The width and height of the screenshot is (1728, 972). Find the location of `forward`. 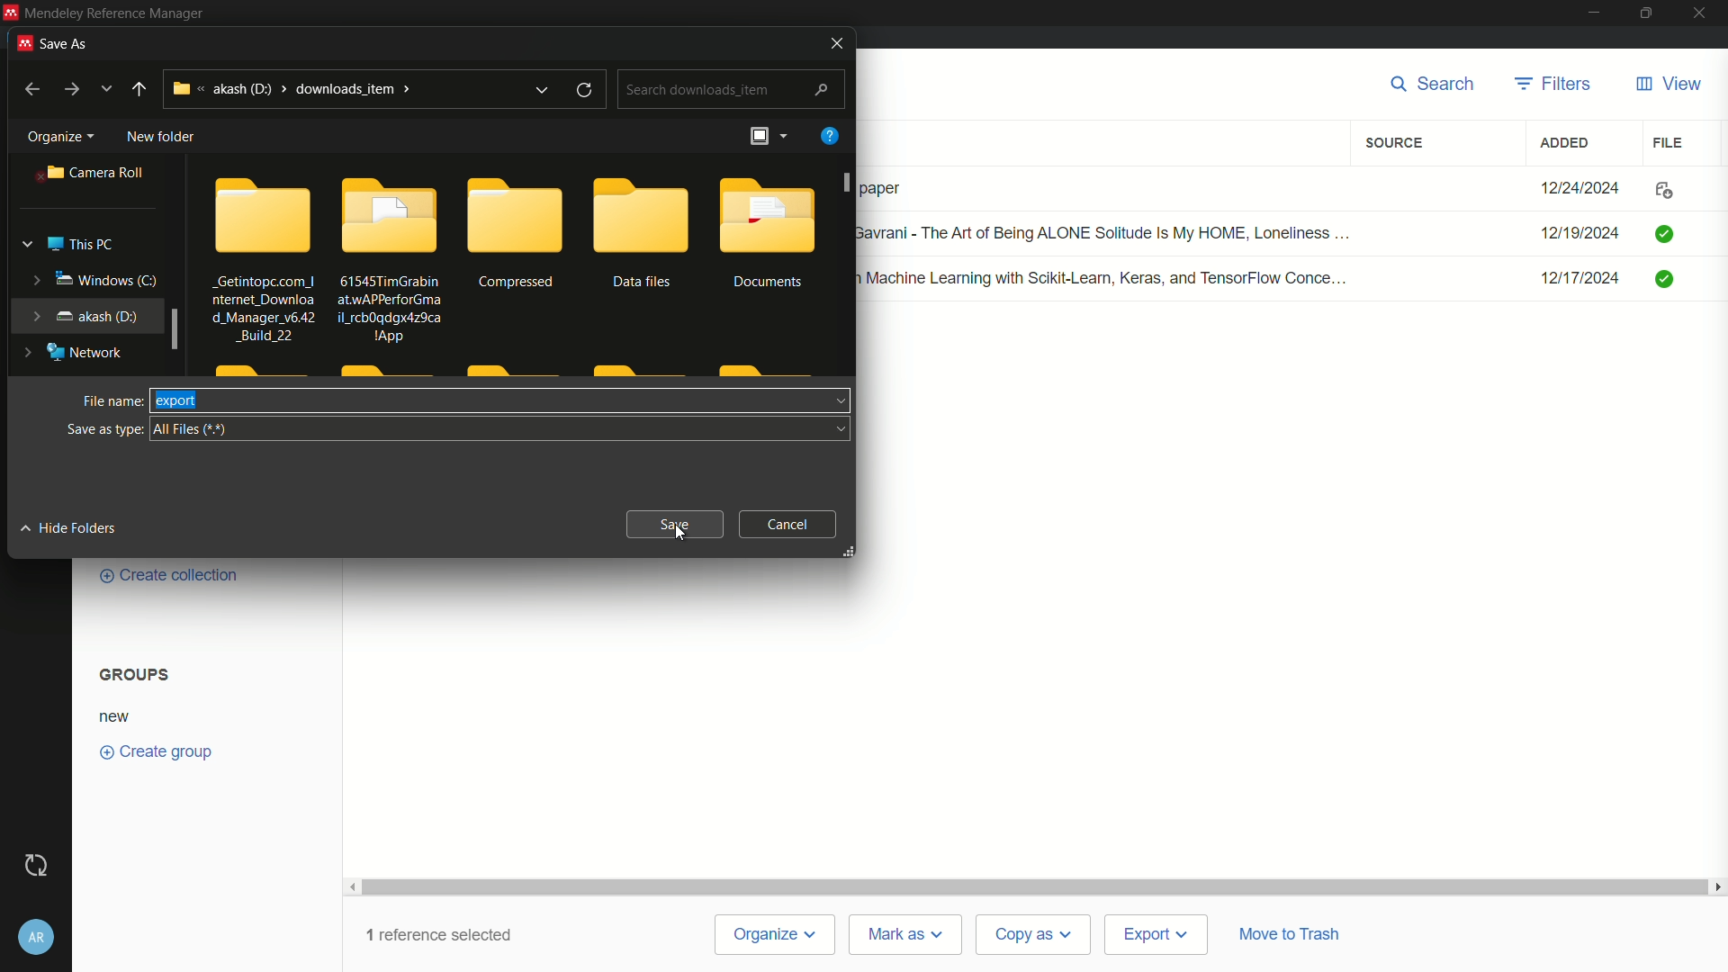

forward is located at coordinates (70, 90).